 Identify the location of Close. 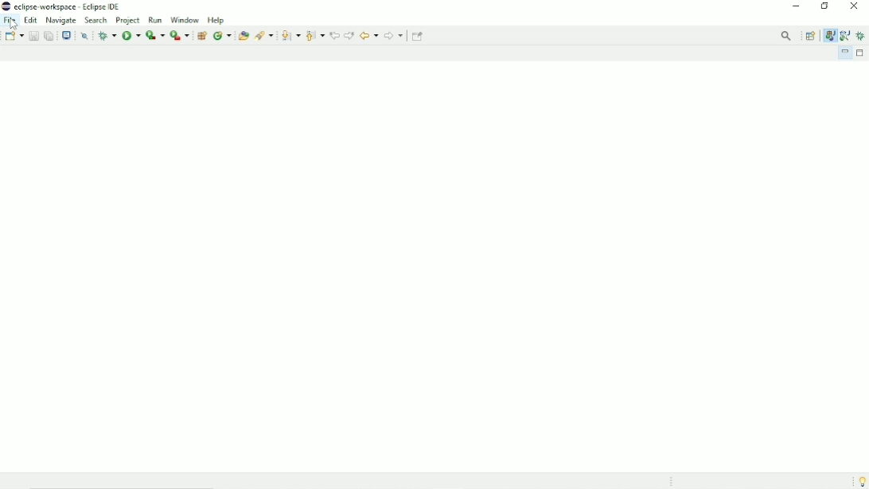
(851, 7).